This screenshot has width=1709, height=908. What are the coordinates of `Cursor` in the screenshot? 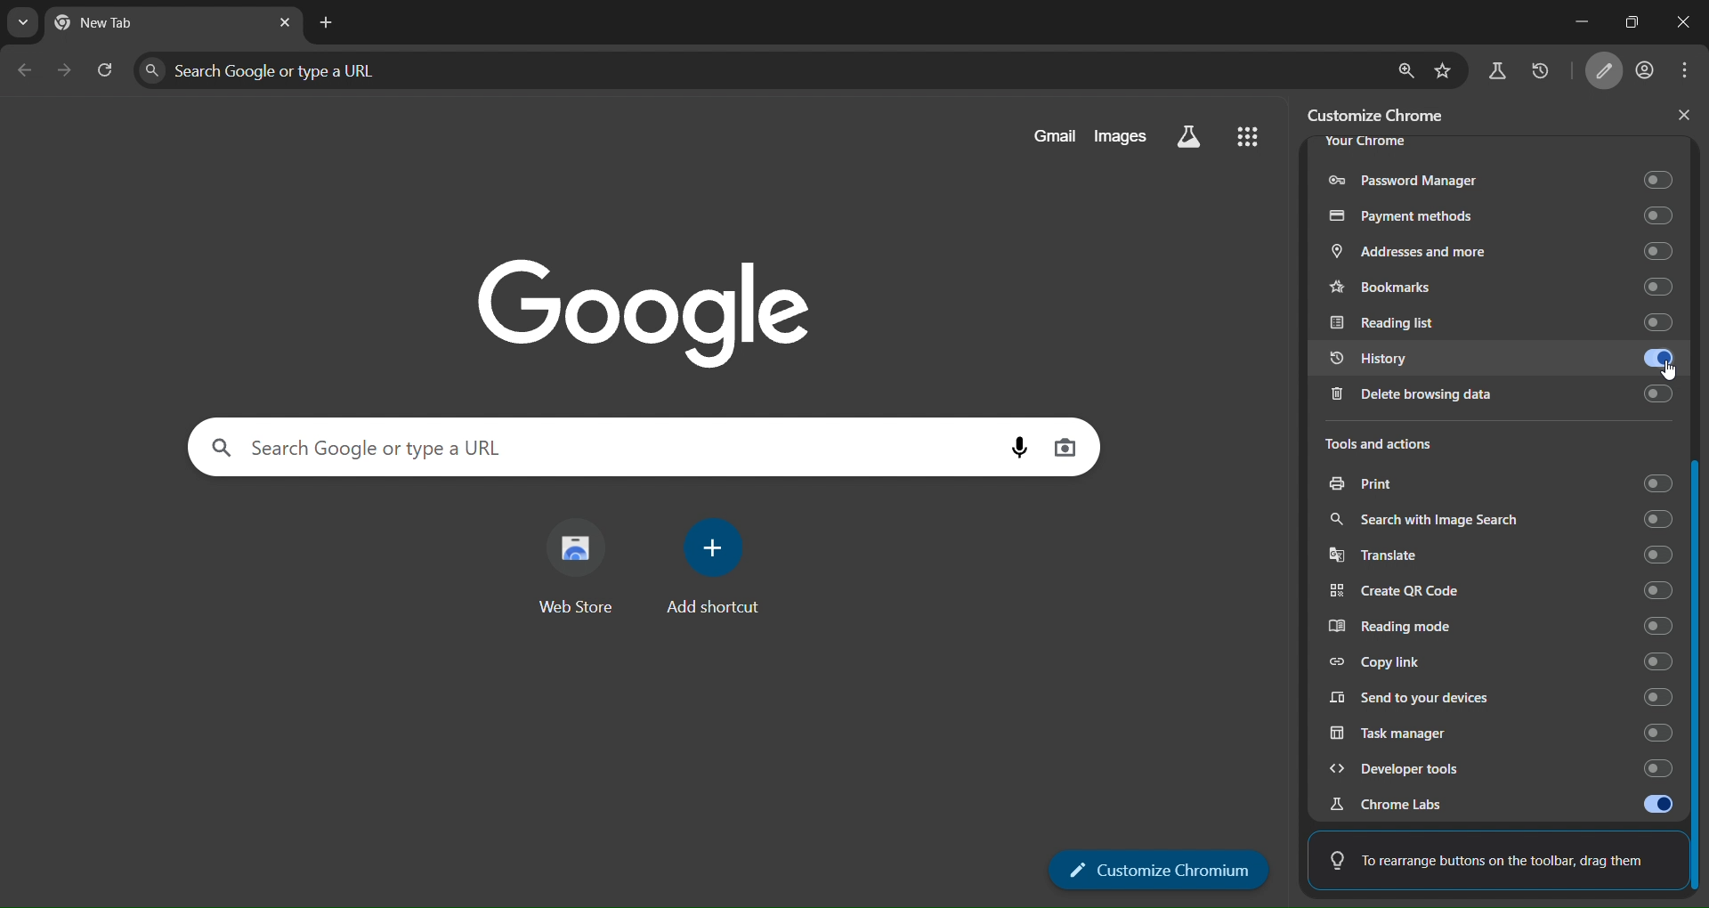 It's located at (1669, 370).